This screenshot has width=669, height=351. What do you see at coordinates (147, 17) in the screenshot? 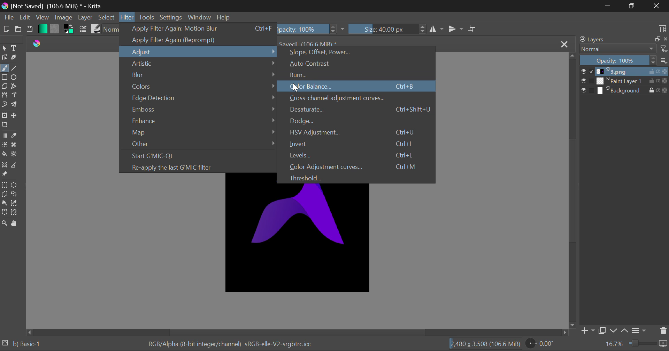
I see `Tools` at bounding box center [147, 17].